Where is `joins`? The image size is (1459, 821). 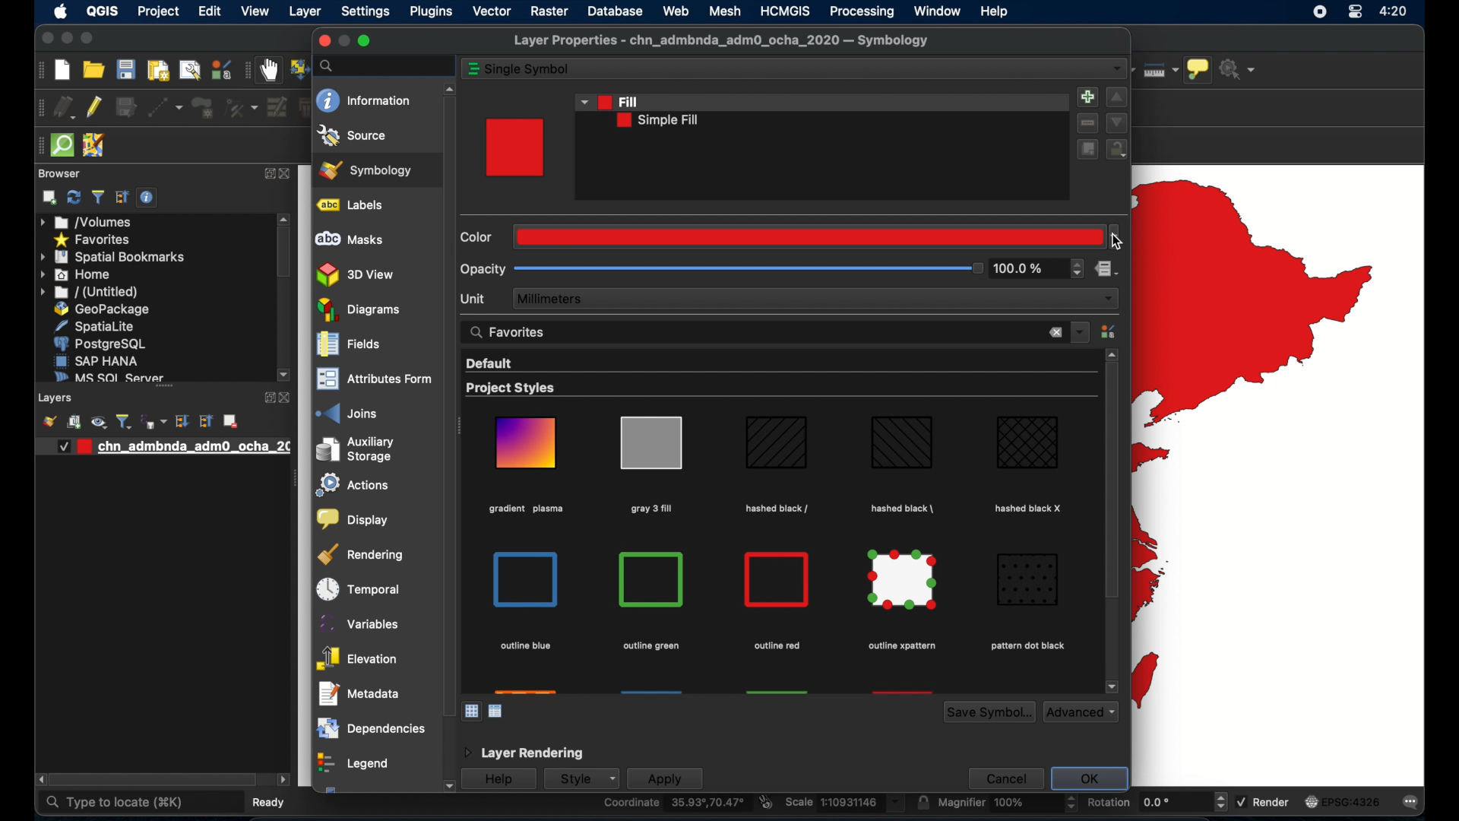
joins is located at coordinates (347, 413).